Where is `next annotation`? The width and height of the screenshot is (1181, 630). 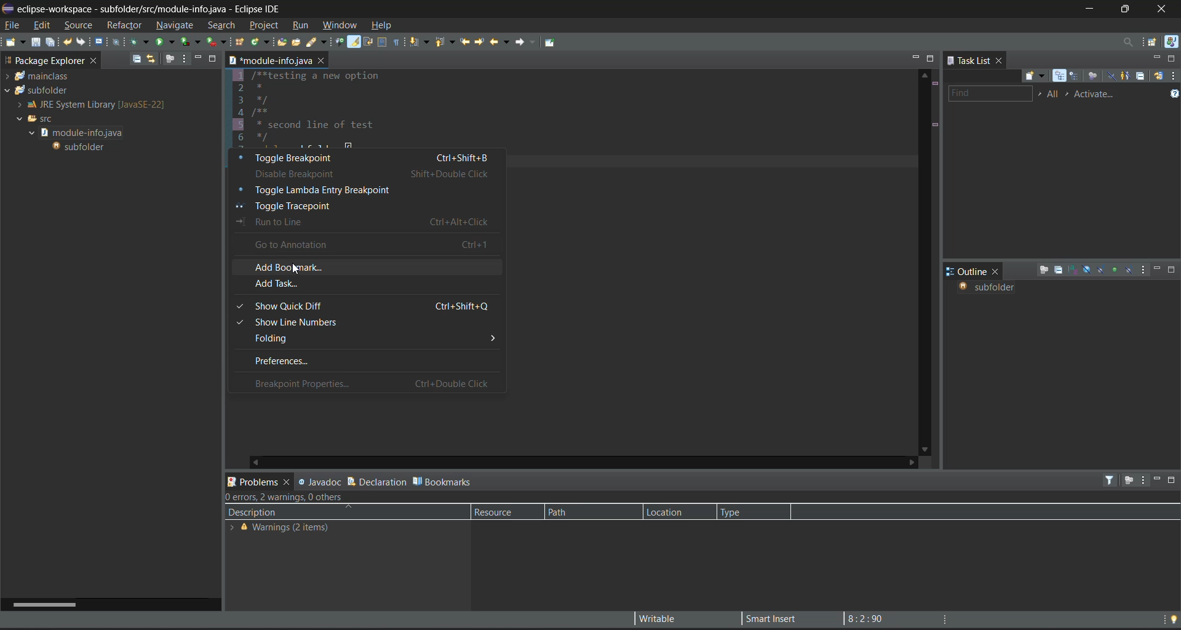
next annotation is located at coordinates (421, 43).